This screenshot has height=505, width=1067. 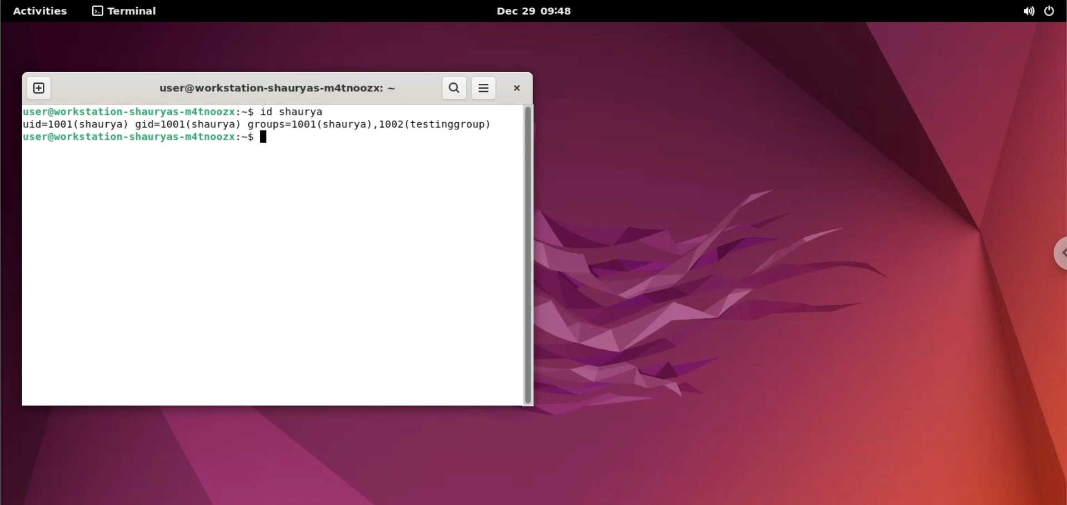 I want to click on user@workstation-shauryas-m4tnoozx:-, so click(x=276, y=88).